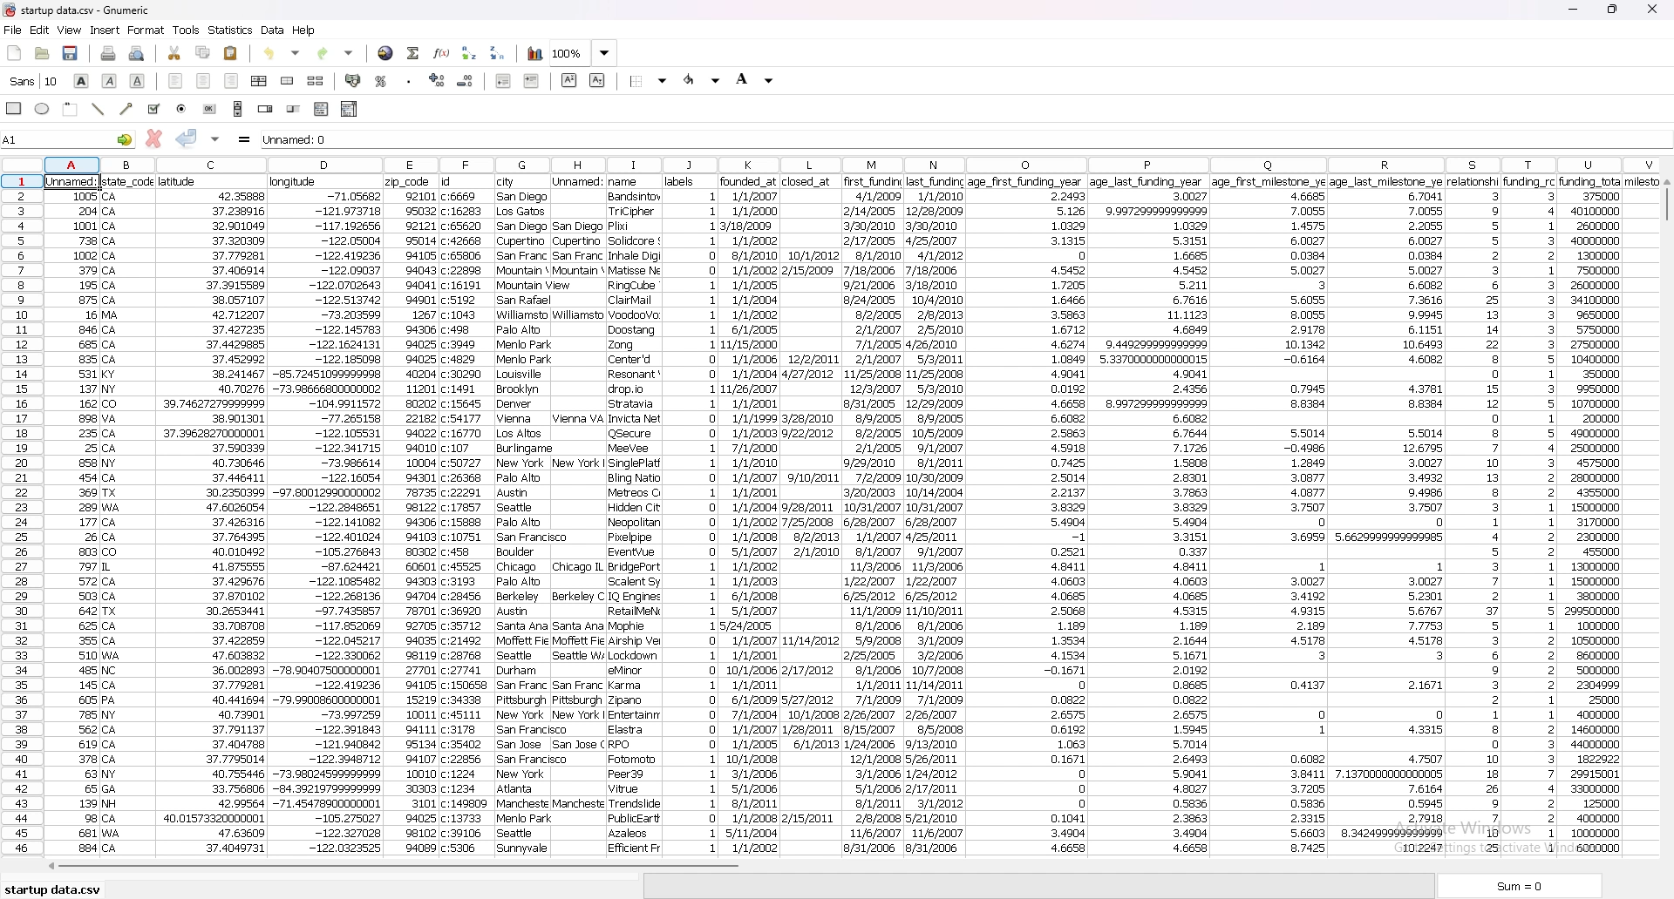 The image size is (1674, 899). What do you see at coordinates (850, 163) in the screenshot?
I see `columns` at bounding box center [850, 163].